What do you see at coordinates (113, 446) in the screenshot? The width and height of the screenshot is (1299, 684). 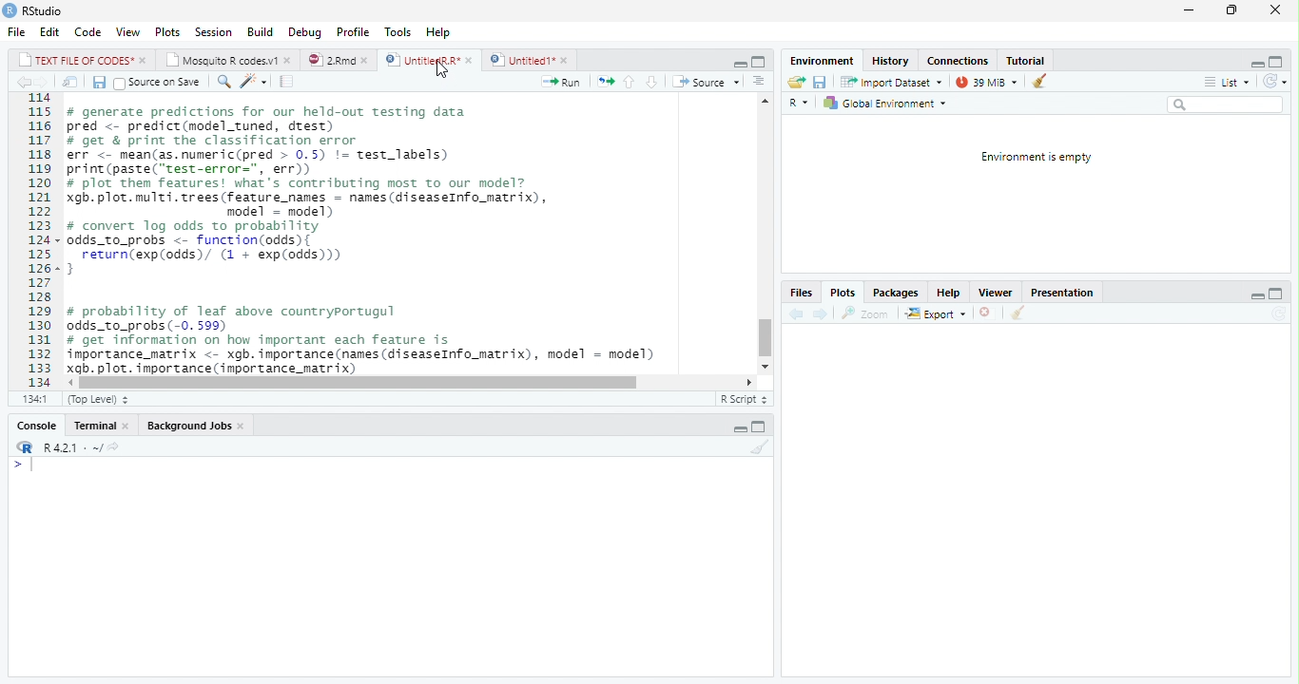 I see `Show directory` at bounding box center [113, 446].